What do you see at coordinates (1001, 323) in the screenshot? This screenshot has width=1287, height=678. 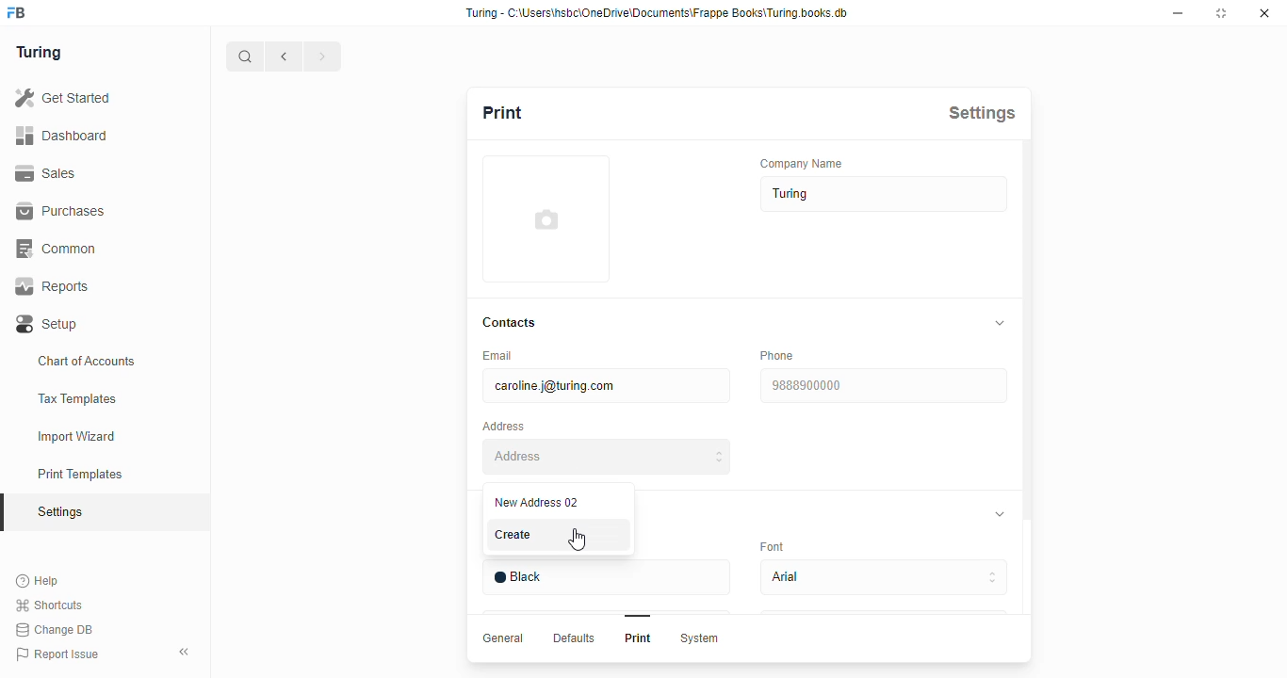 I see `toggle expand/collapse` at bounding box center [1001, 323].